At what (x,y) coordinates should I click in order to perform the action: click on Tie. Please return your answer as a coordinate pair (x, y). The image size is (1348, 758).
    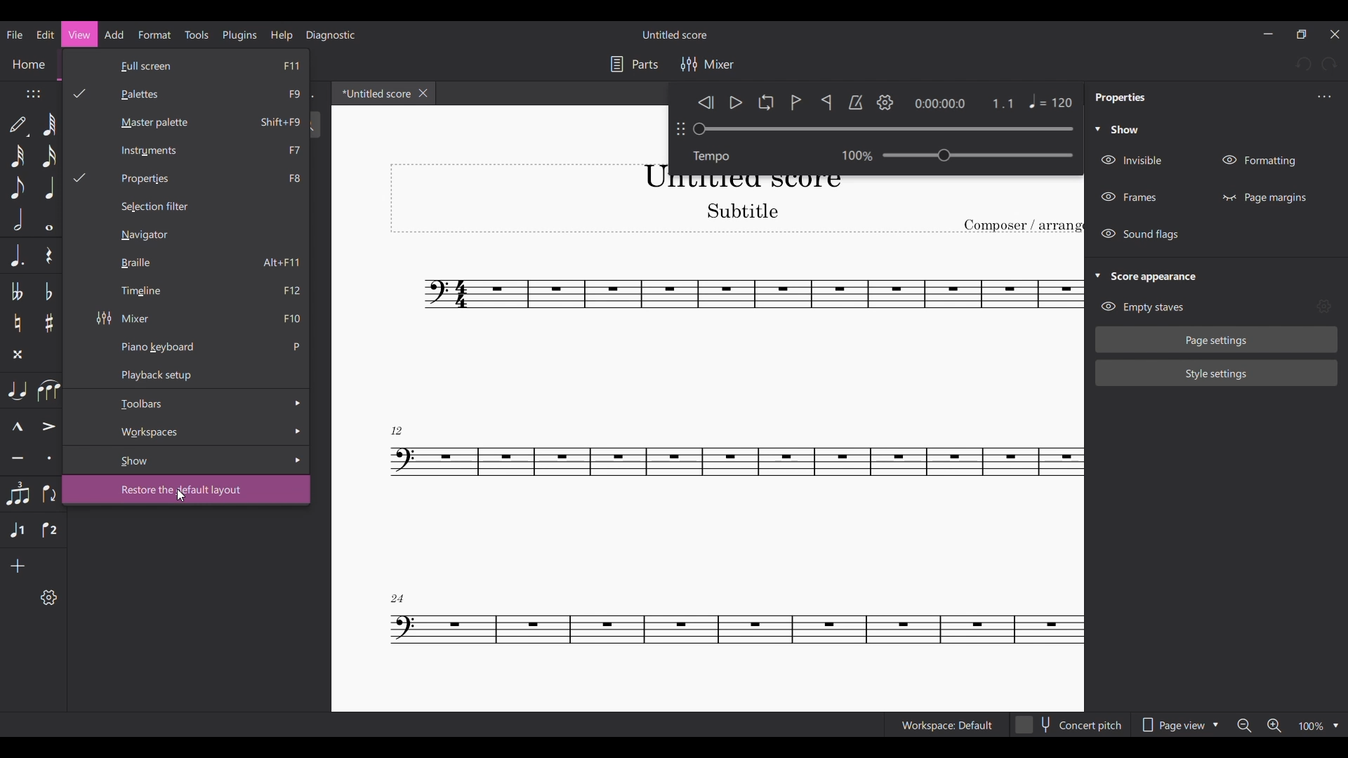
    Looking at the image, I should click on (18, 390).